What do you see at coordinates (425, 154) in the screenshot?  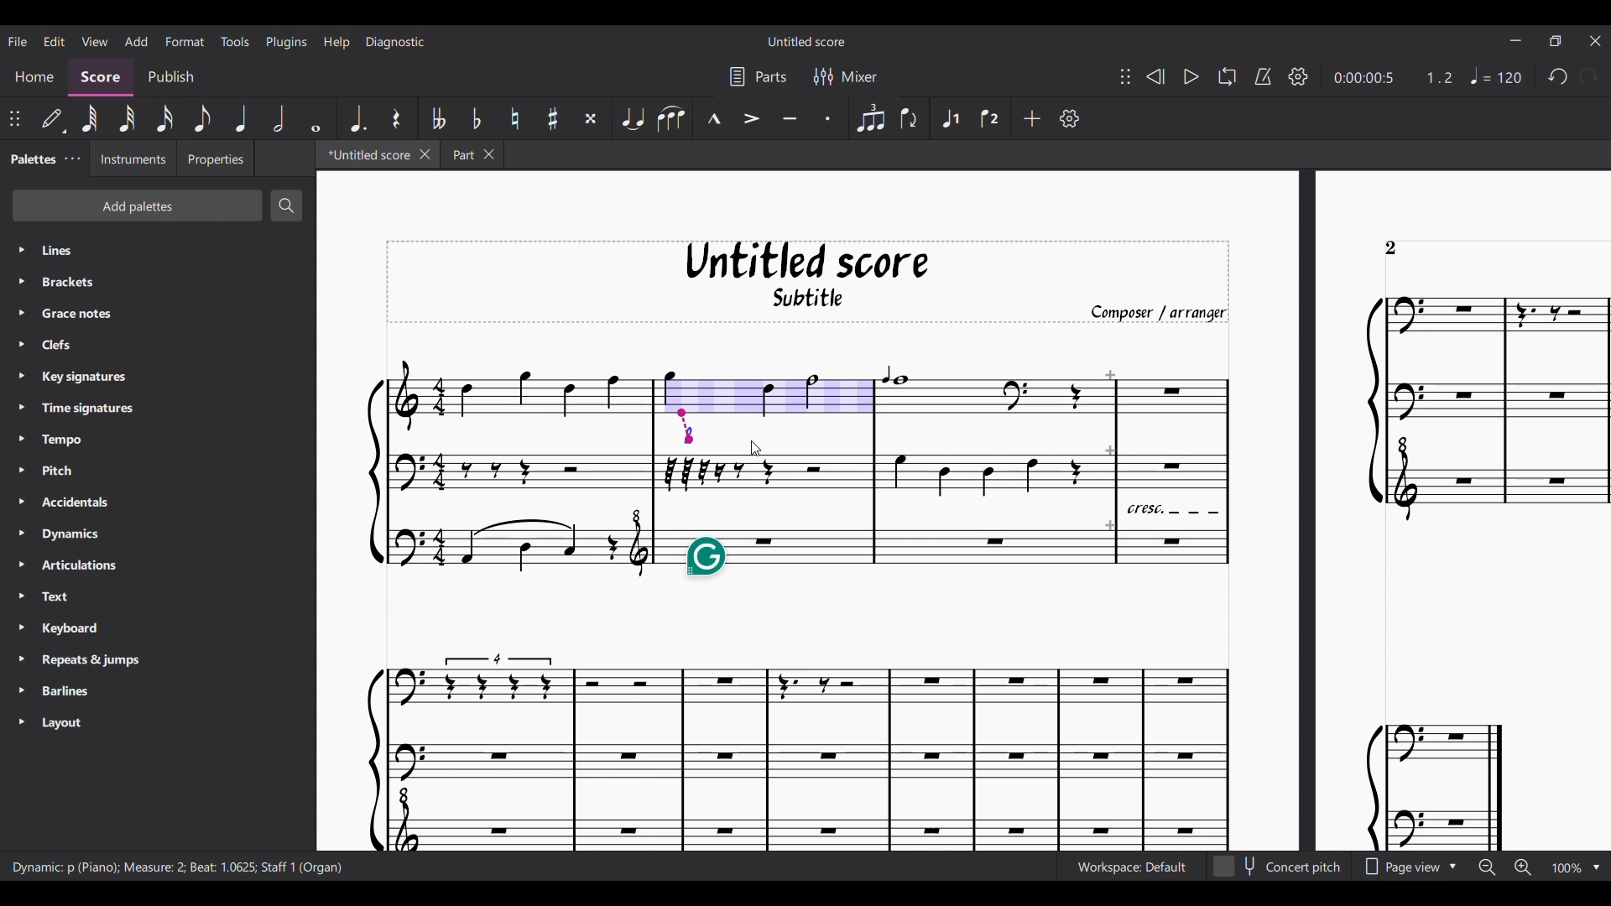 I see `Close current tab` at bounding box center [425, 154].